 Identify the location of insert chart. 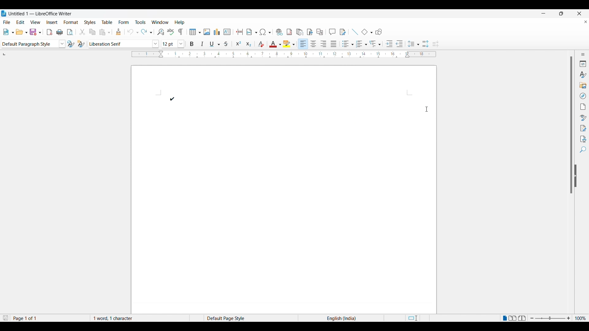
(217, 31).